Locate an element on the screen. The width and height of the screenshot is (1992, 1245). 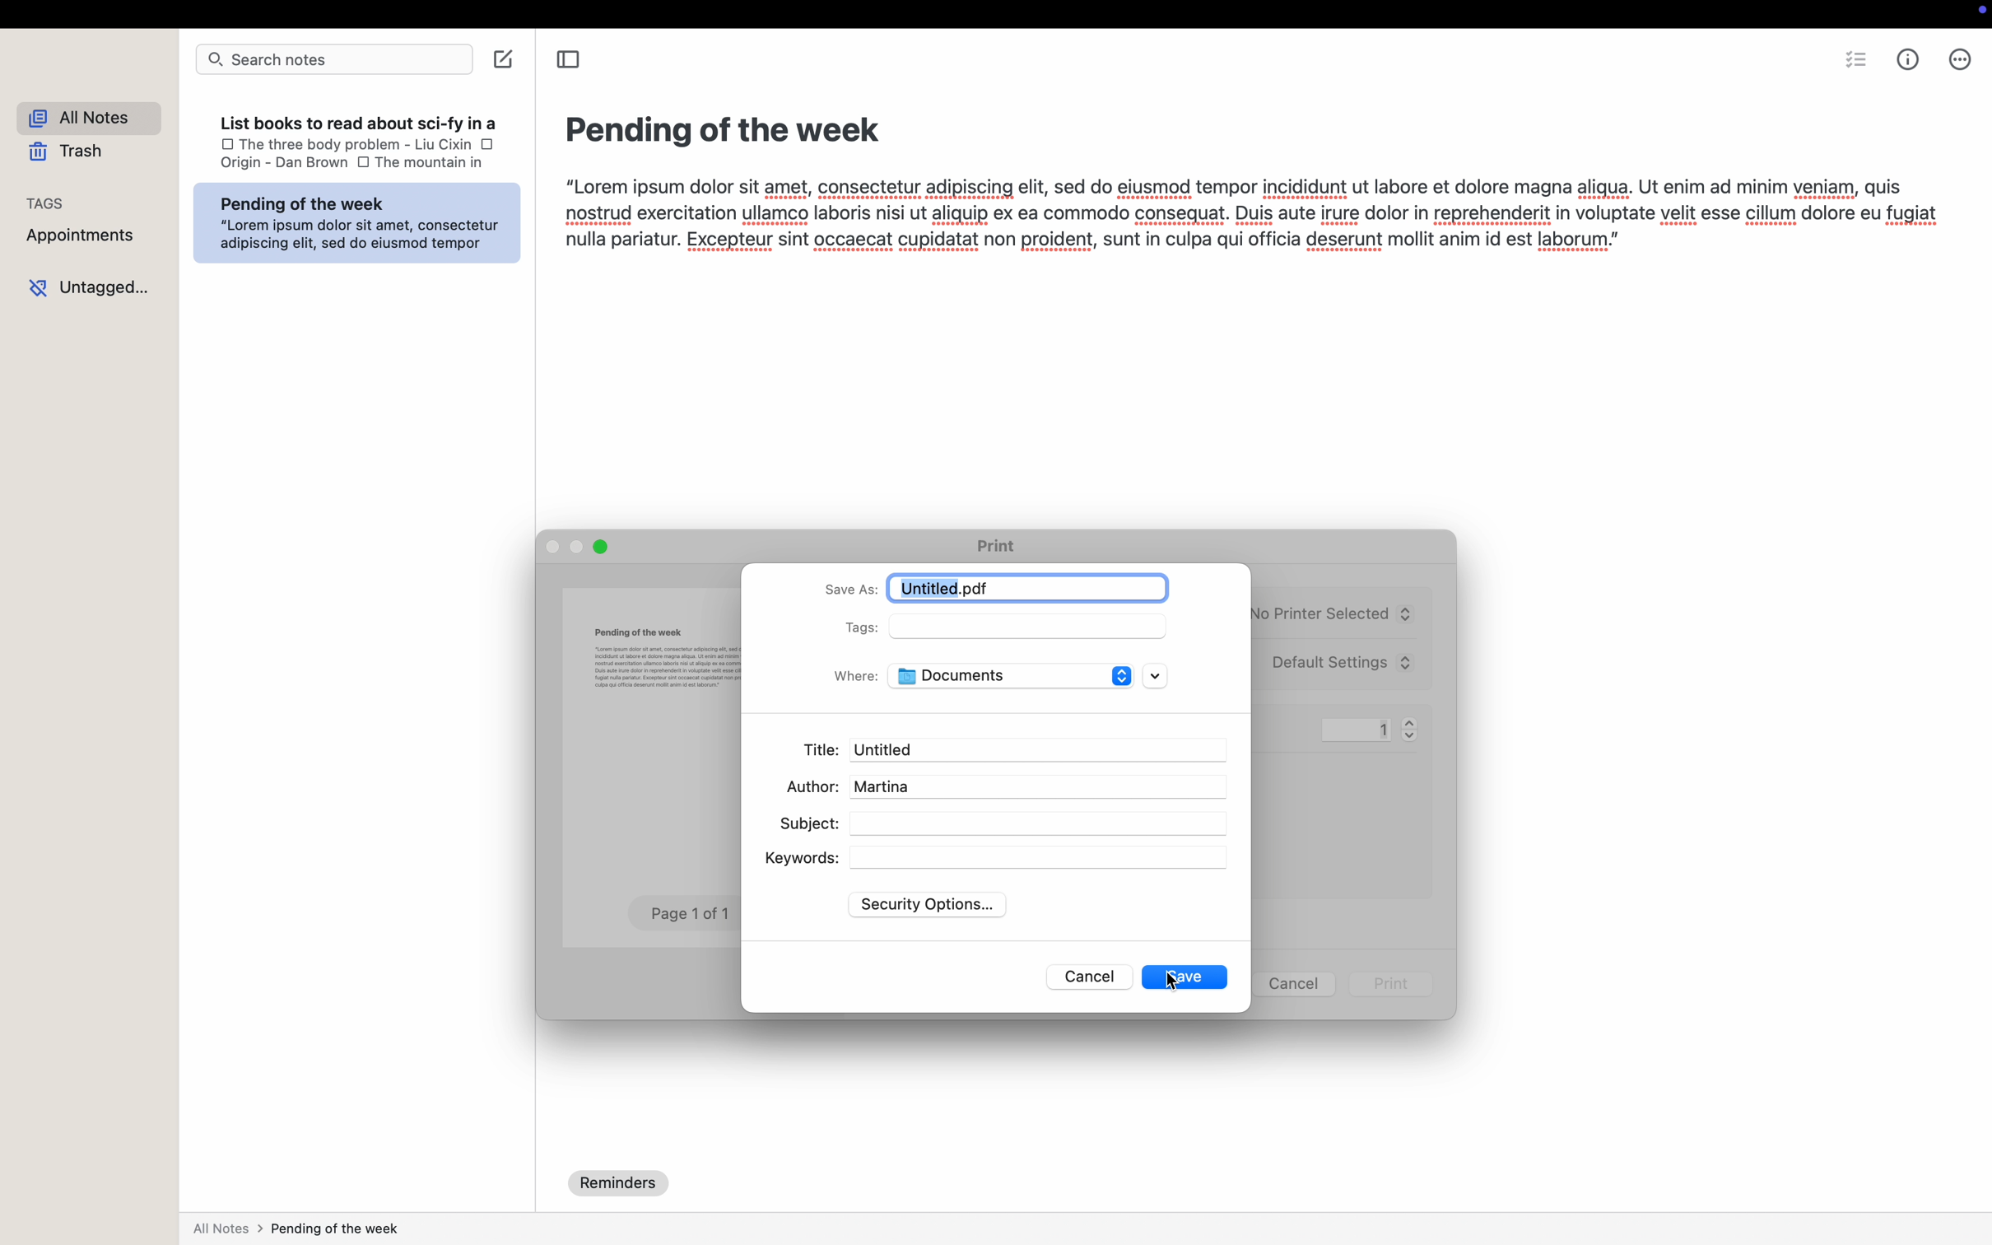
untagged is located at coordinates (91, 289).